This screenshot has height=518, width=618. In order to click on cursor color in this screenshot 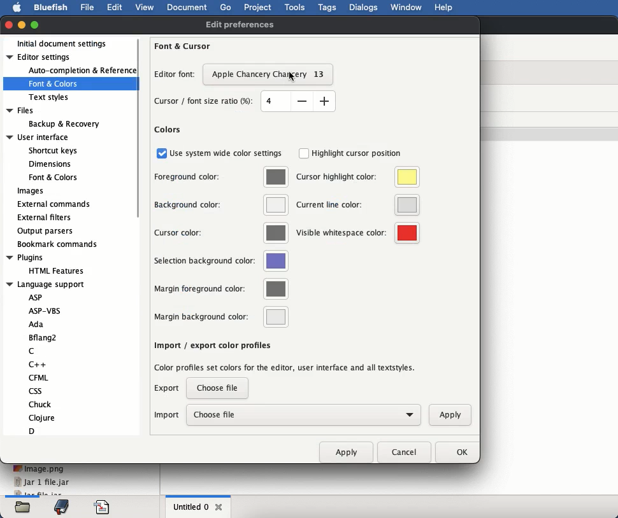, I will do `click(220, 232)`.